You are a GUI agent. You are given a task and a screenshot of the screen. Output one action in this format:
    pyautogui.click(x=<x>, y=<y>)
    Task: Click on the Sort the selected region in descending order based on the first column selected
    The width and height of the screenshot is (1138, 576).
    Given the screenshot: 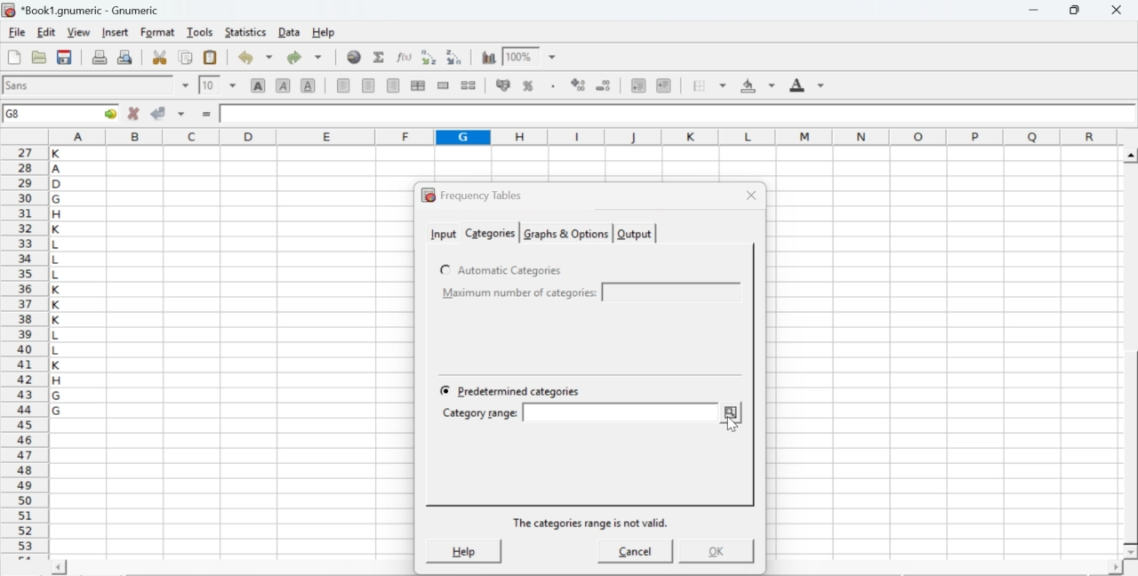 What is the action you would take?
    pyautogui.click(x=455, y=55)
    